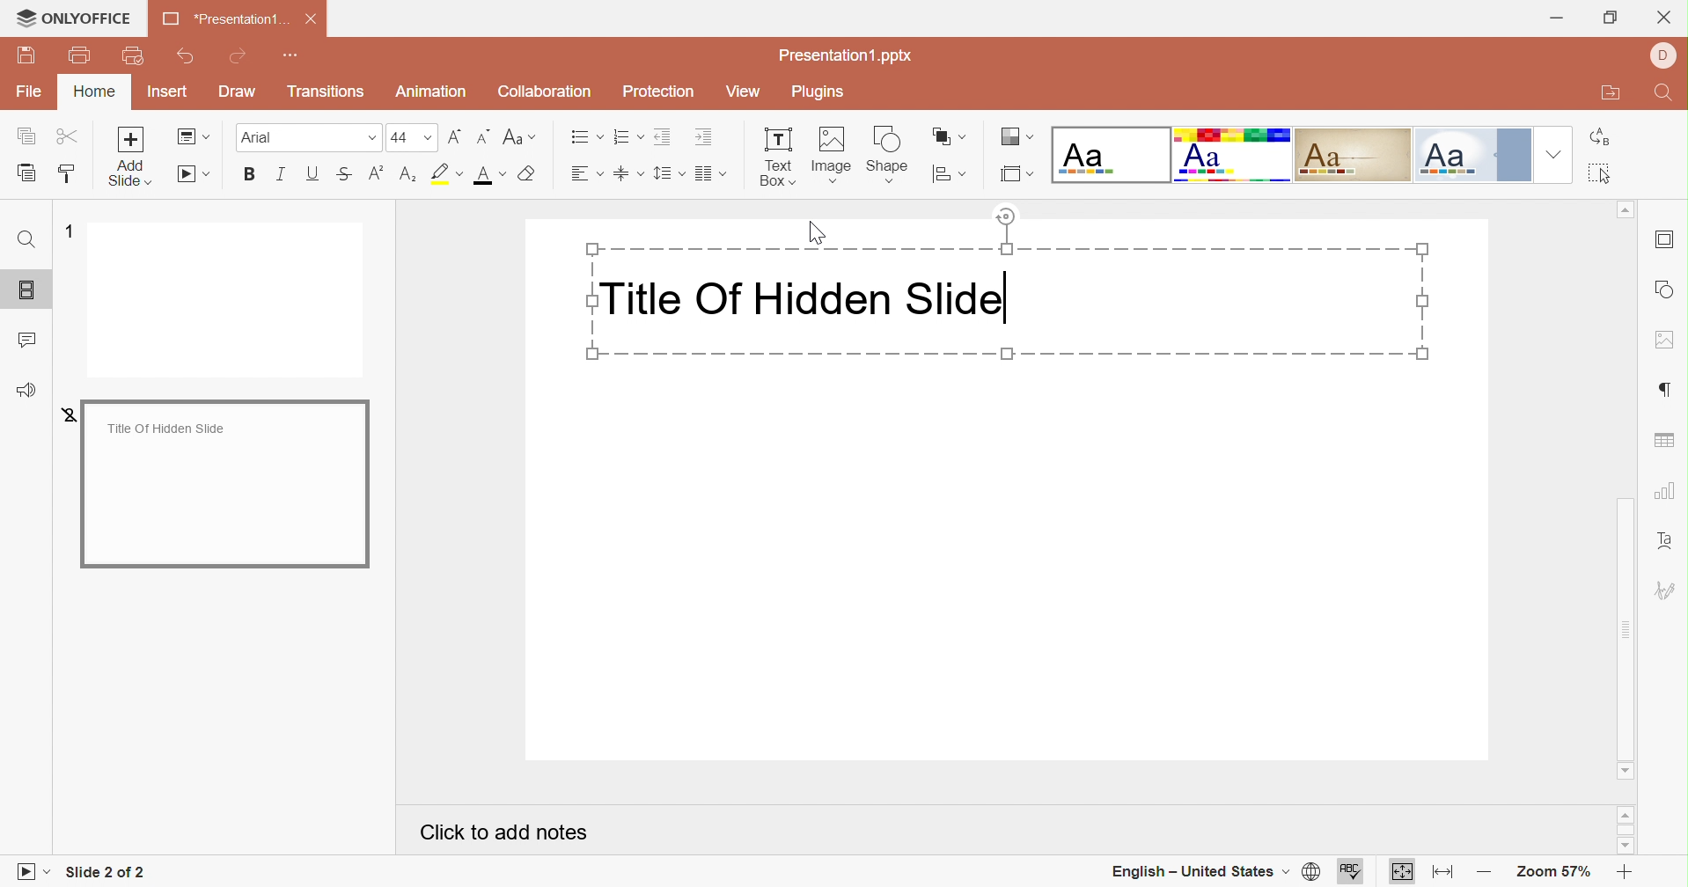  I want to click on Decrement font size, so click(482, 136).